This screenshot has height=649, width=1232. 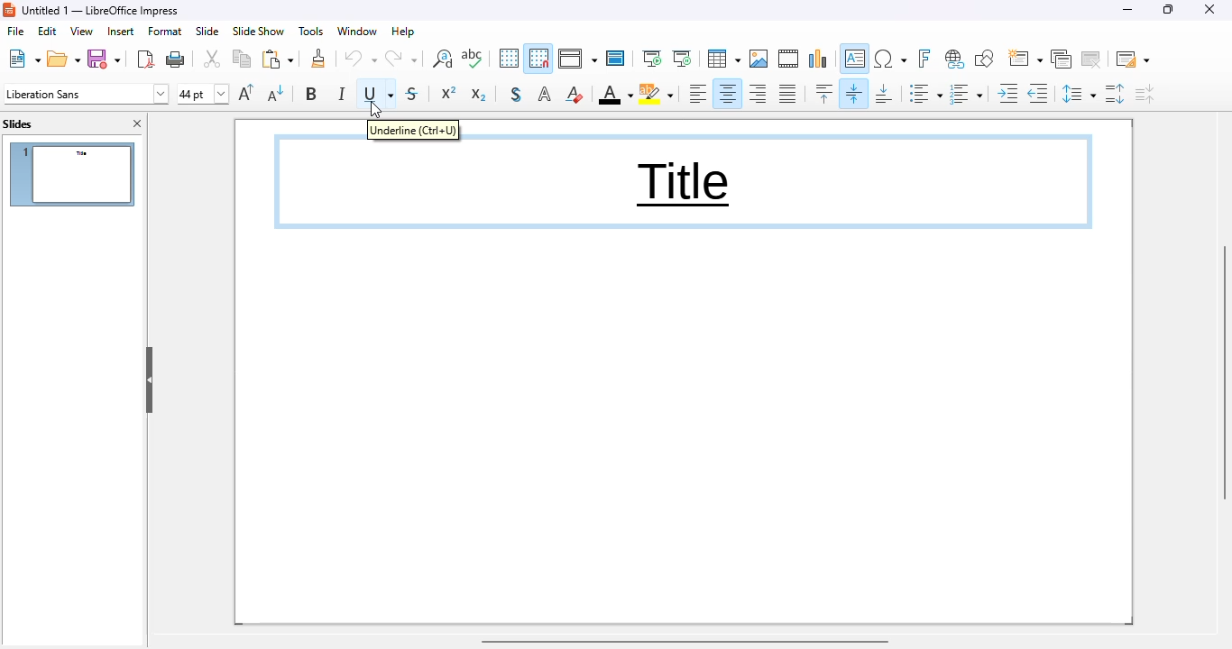 I want to click on duplicate slide, so click(x=1062, y=59).